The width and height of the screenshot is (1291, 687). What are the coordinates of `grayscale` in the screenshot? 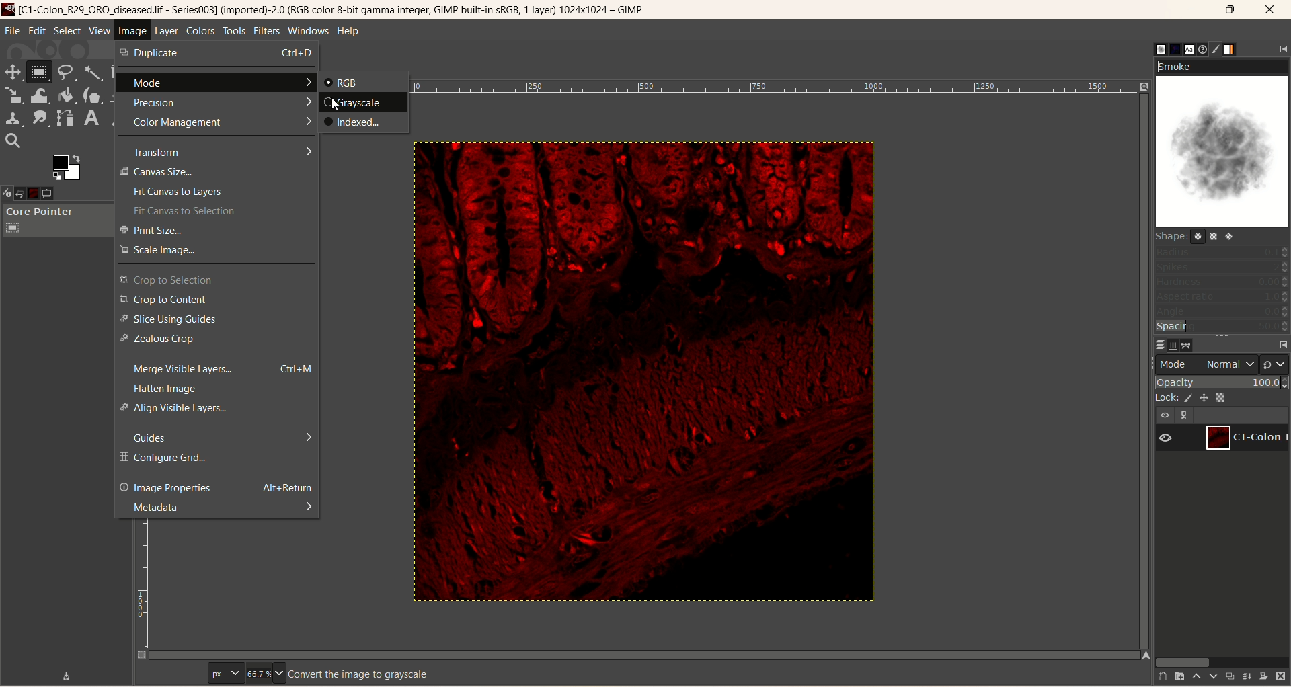 It's located at (364, 103).